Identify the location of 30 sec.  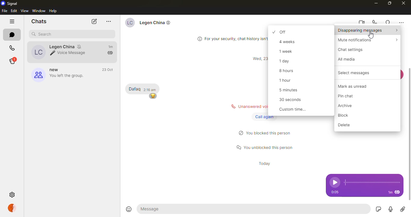
(292, 100).